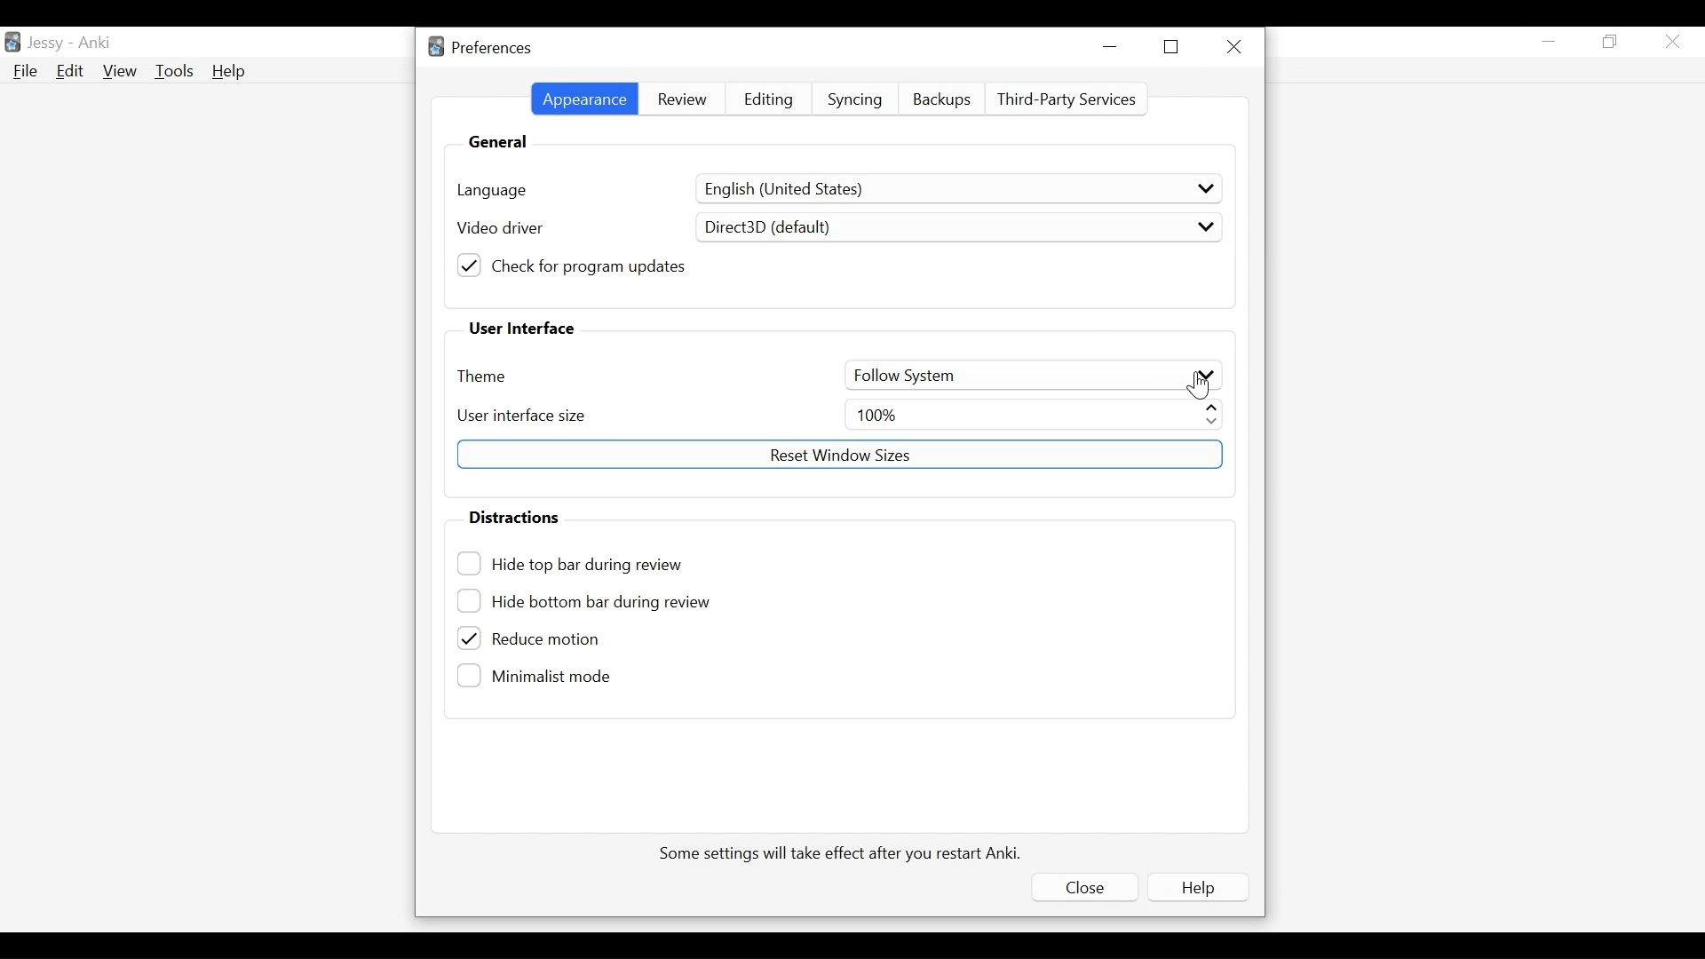 This screenshot has height=959, width=1705. What do you see at coordinates (118, 69) in the screenshot?
I see `View` at bounding box center [118, 69].